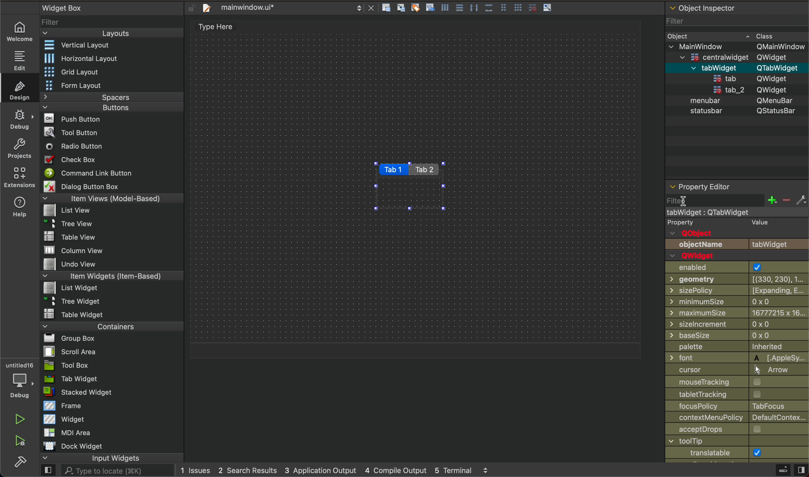  Describe the element at coordinates (71, 158) in the screenshot. I see `Check Box` at that location.